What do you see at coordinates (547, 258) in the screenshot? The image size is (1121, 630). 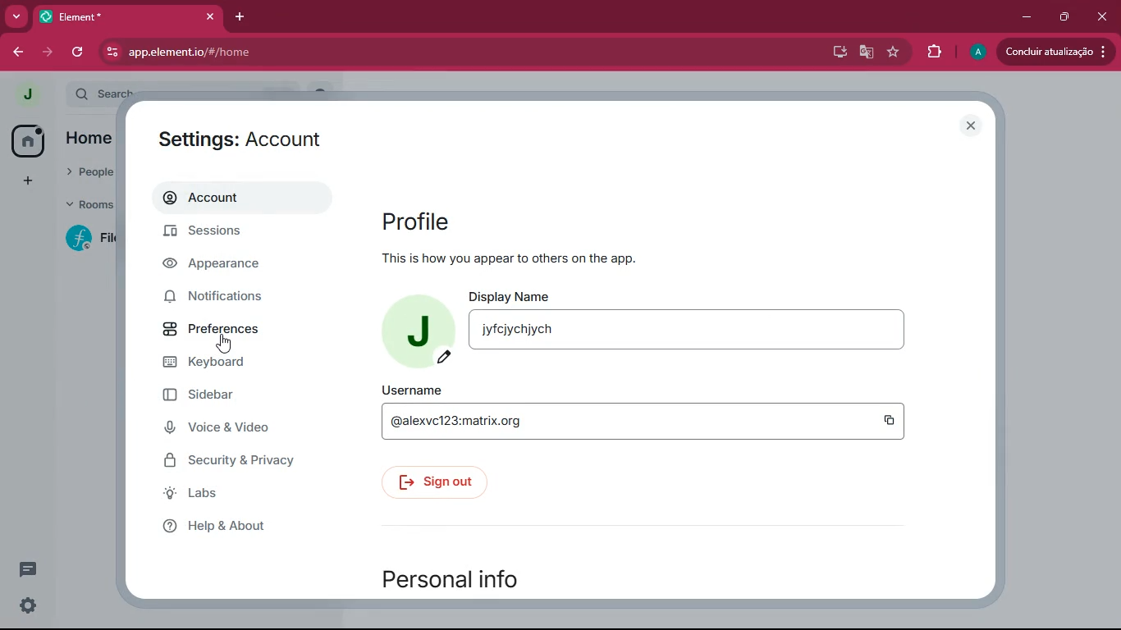 I see `this is how you appear to others or the app.` at bounding box center [547, 258].